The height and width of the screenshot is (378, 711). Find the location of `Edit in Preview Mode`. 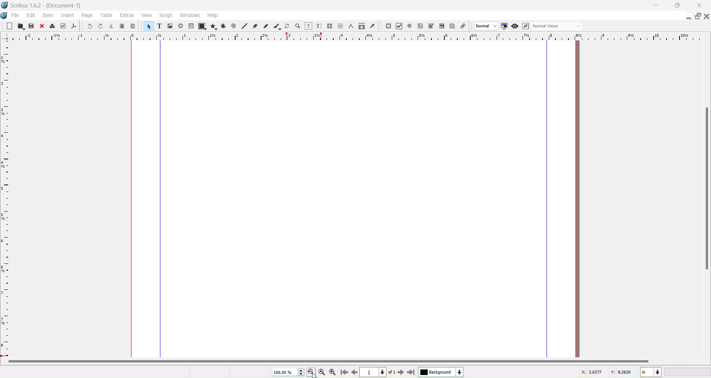

Edit in Preview Mode is located at coordinates (525, 27).